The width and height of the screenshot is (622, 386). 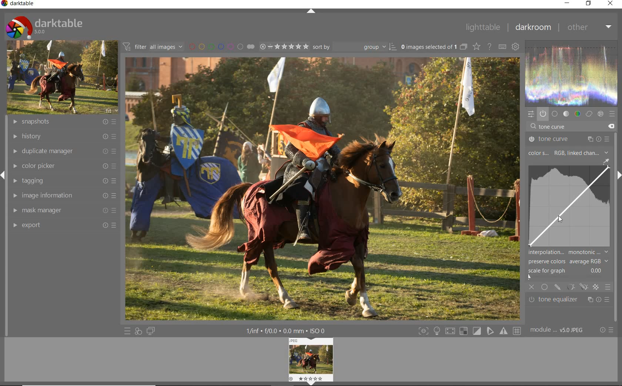 What do you see at coordinates (611, 4) in the screenshot?
I see `close` at bounding box center [611, 4].